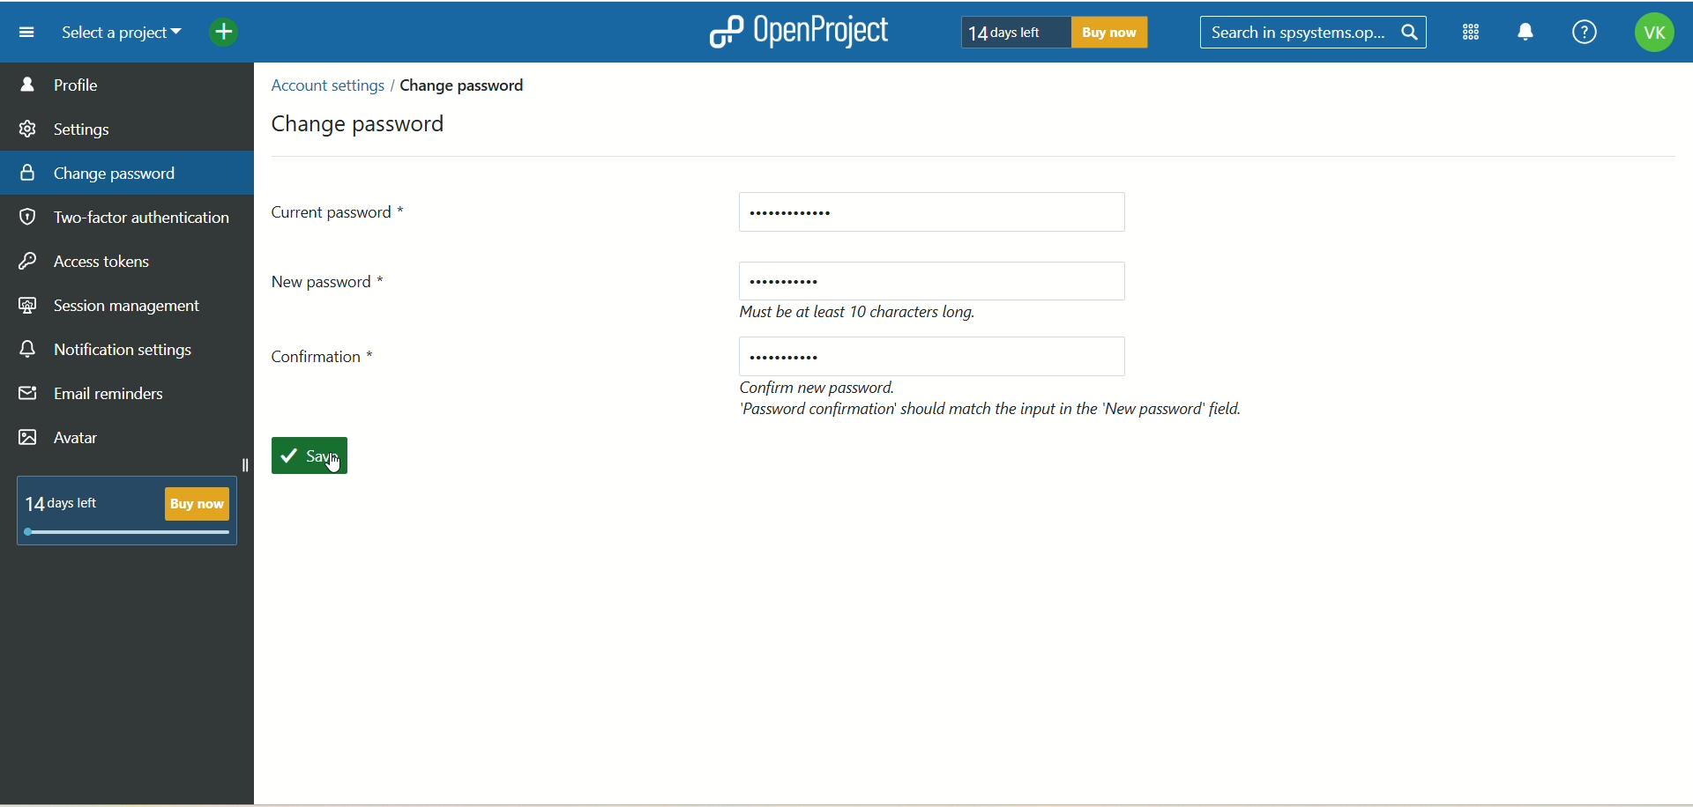 The image size is (1693, 807). What do you see at coordinates (340, 211) in the screenshot?
I see `current password` at bounding box center [340, 211].